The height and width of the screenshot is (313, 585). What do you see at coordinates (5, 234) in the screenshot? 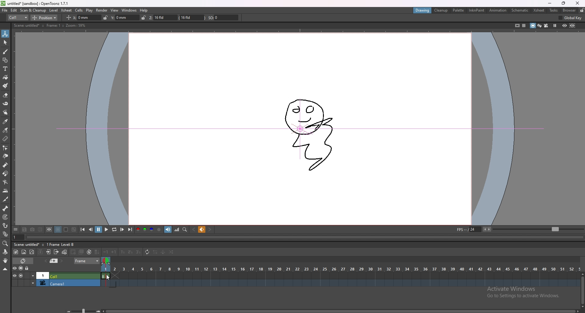
I see `plastic` at bounding box center [5, 234].